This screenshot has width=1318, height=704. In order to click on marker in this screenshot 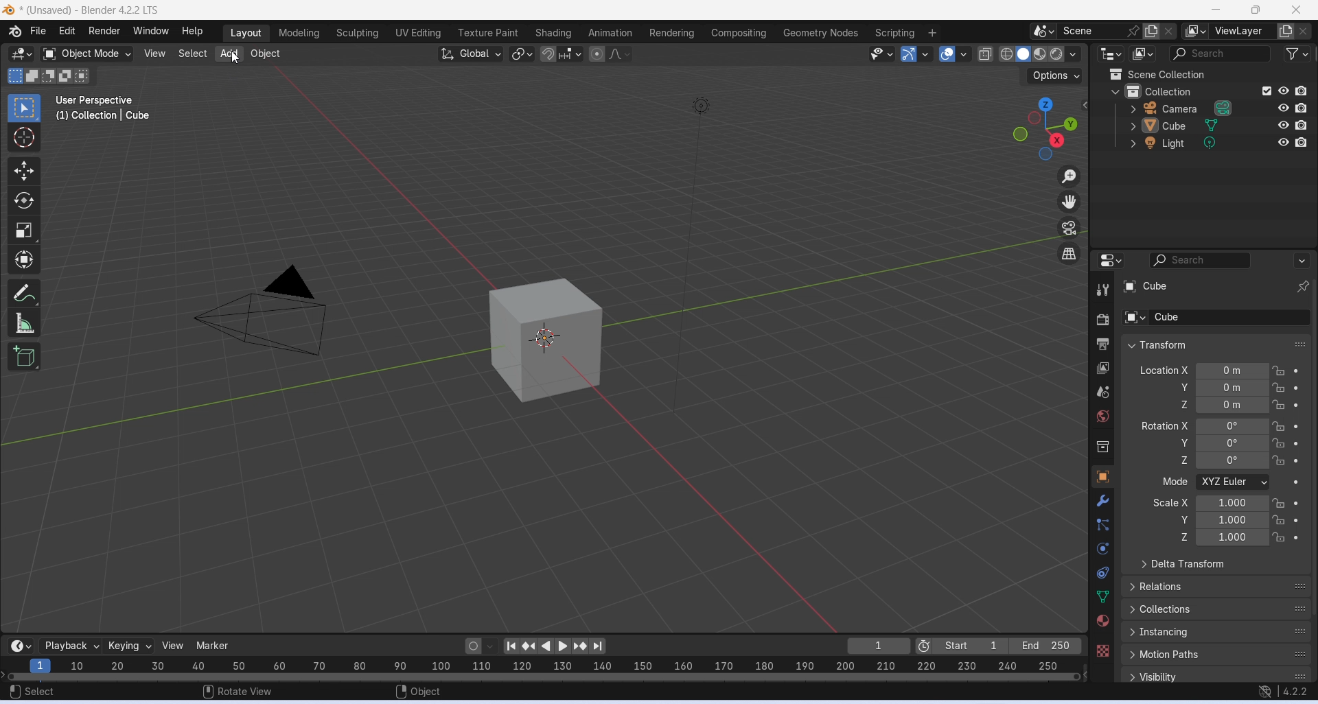, I will do `click(214, 645)`.